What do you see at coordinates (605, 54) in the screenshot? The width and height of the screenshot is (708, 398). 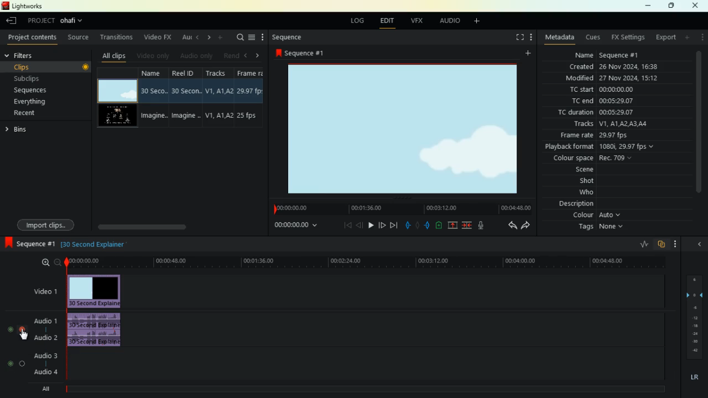 I see `name` at bounding box center [605, 54].